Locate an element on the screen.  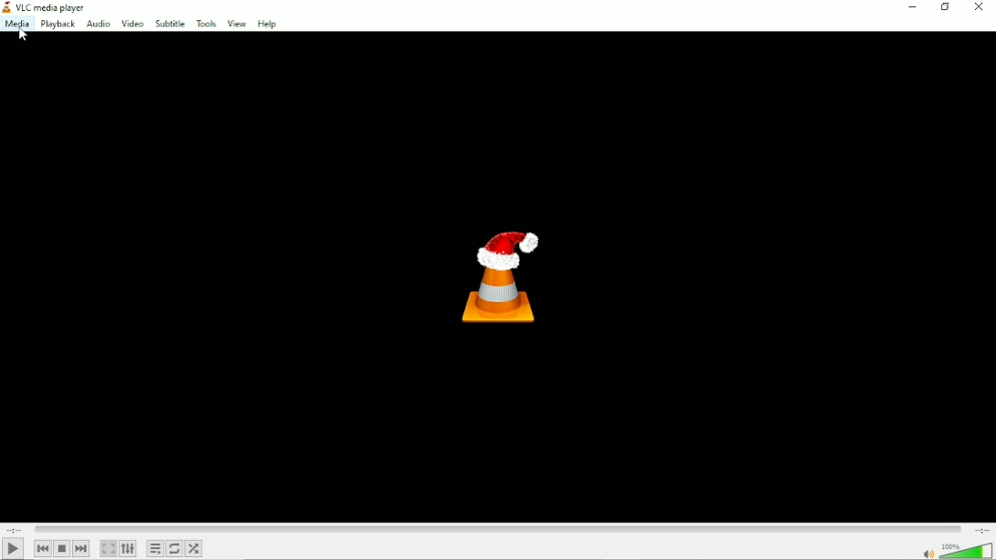
Toggle playlist is located at coordinates (154, 549).